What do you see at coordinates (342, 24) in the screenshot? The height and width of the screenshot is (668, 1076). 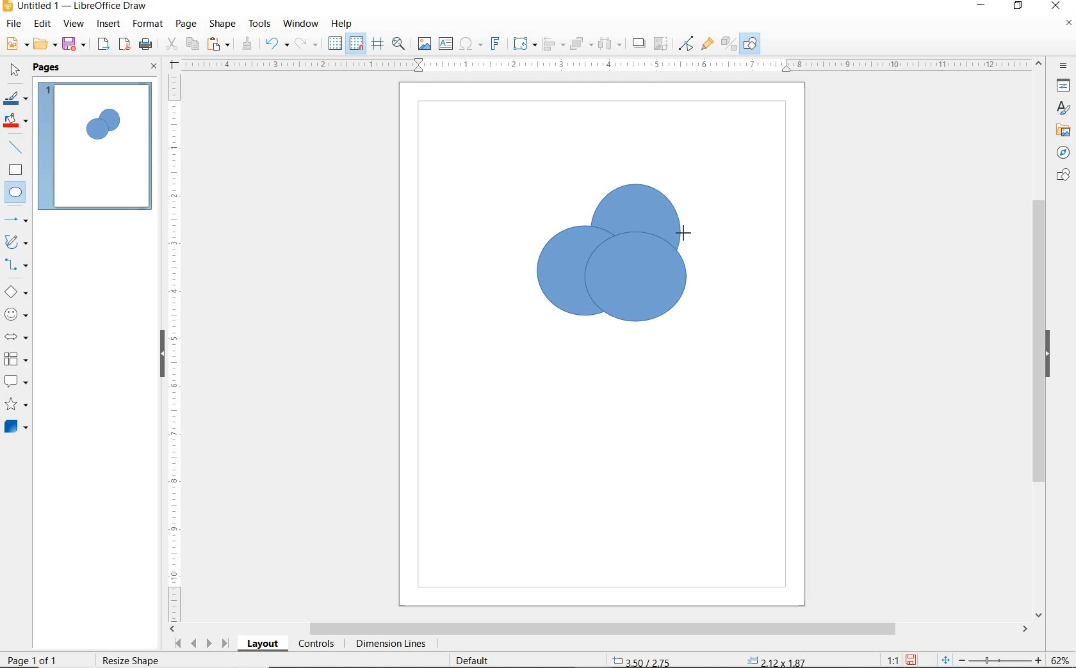 I see `HELP` at bounding box center [342, 24].